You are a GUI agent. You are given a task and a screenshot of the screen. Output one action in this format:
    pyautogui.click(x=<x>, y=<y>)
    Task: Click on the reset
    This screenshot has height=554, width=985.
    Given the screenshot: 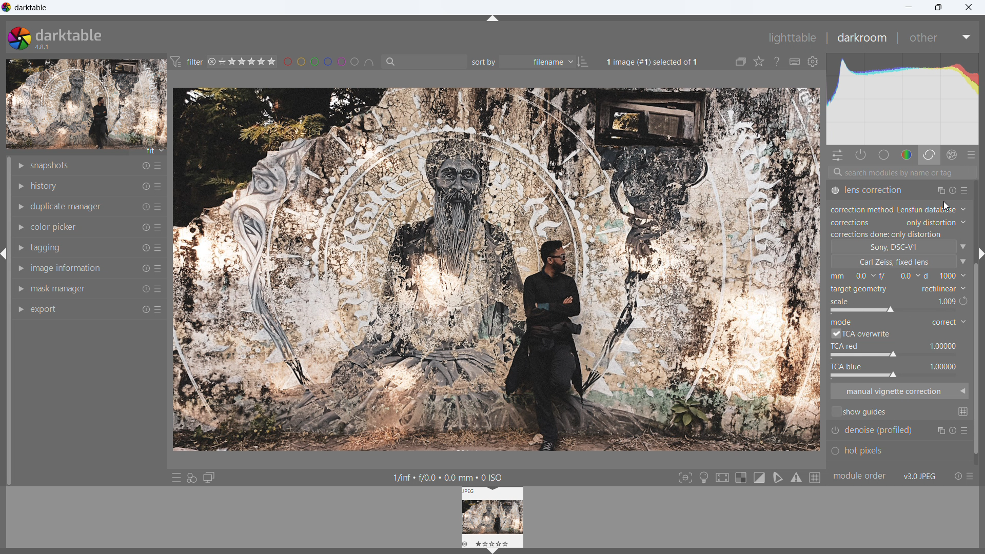 What is the action you would take?
    pyautogui.click(x=146, y=165)
    